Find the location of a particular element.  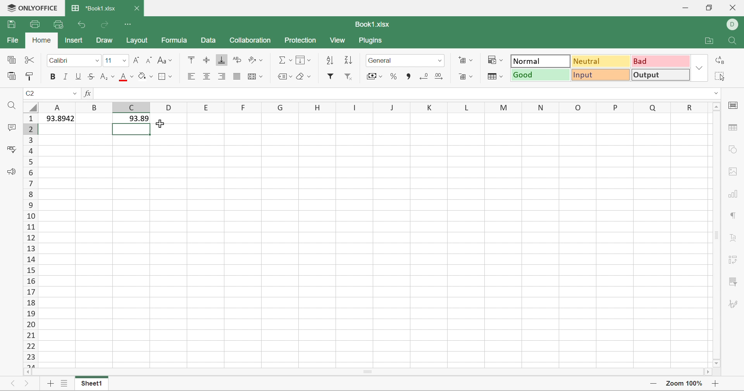

shape settings is located at coordinates (733, 151).